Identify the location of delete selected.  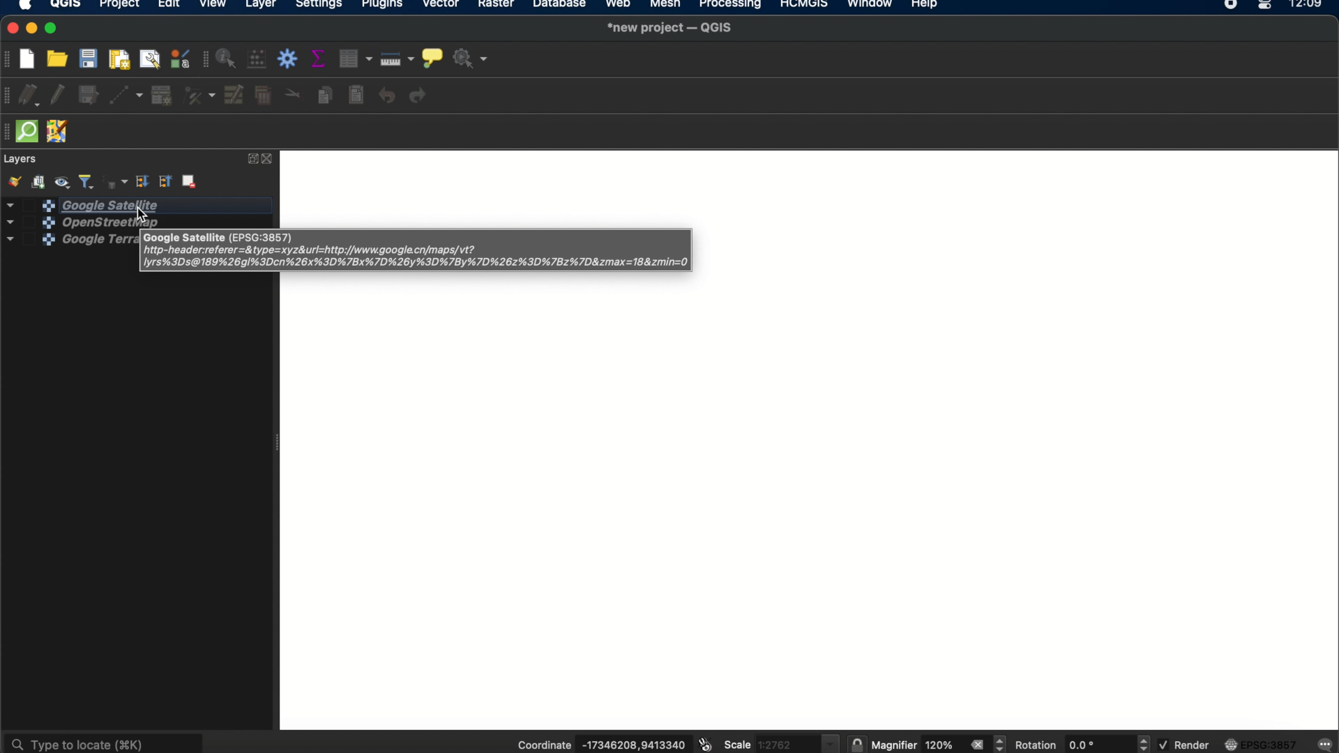
(263, 97).